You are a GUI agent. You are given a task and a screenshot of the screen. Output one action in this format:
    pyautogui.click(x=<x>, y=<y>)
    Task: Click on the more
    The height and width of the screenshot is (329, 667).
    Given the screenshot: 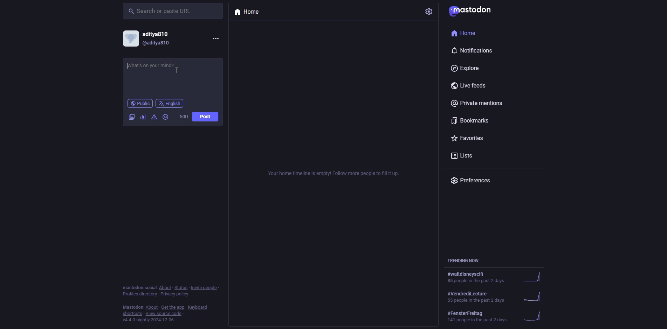 What is the action you would take?
    pyautogui.click(x=215, y=38)
    